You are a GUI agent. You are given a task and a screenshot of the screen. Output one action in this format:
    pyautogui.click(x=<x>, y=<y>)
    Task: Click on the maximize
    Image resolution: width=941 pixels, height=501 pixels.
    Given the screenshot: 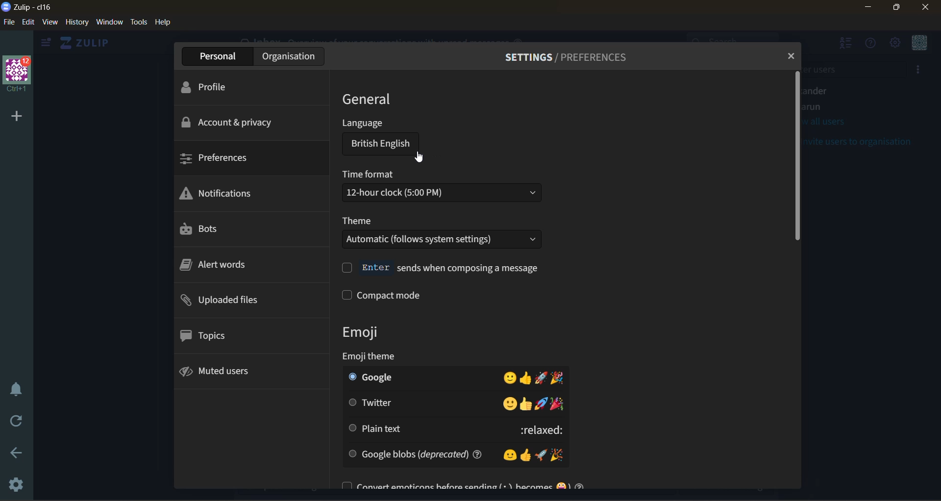 What is the action you would take?
    pyautogui.click(x=898, y=8)
    